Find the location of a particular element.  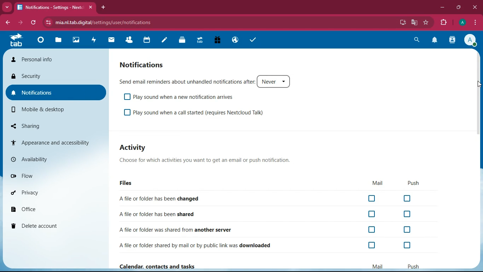

play sound when a call started (requires Nextcloud Talk) is located at coordinates (197, 113).